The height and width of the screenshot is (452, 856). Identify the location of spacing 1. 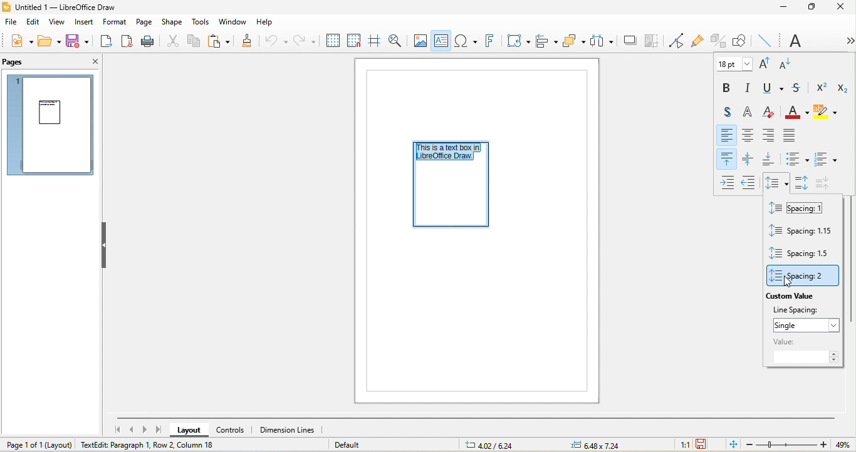
(800, 210).